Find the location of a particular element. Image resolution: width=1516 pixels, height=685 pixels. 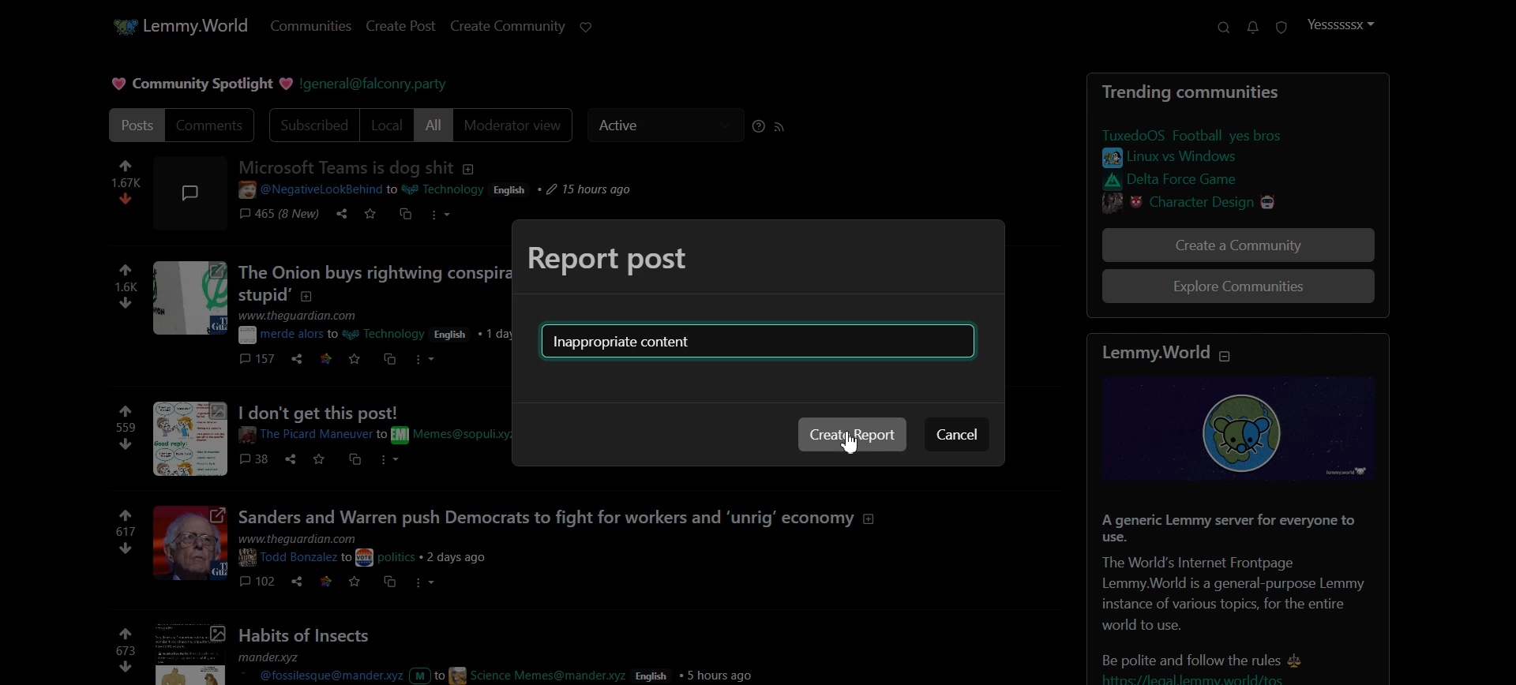

like is located at coordinates (123, 633).